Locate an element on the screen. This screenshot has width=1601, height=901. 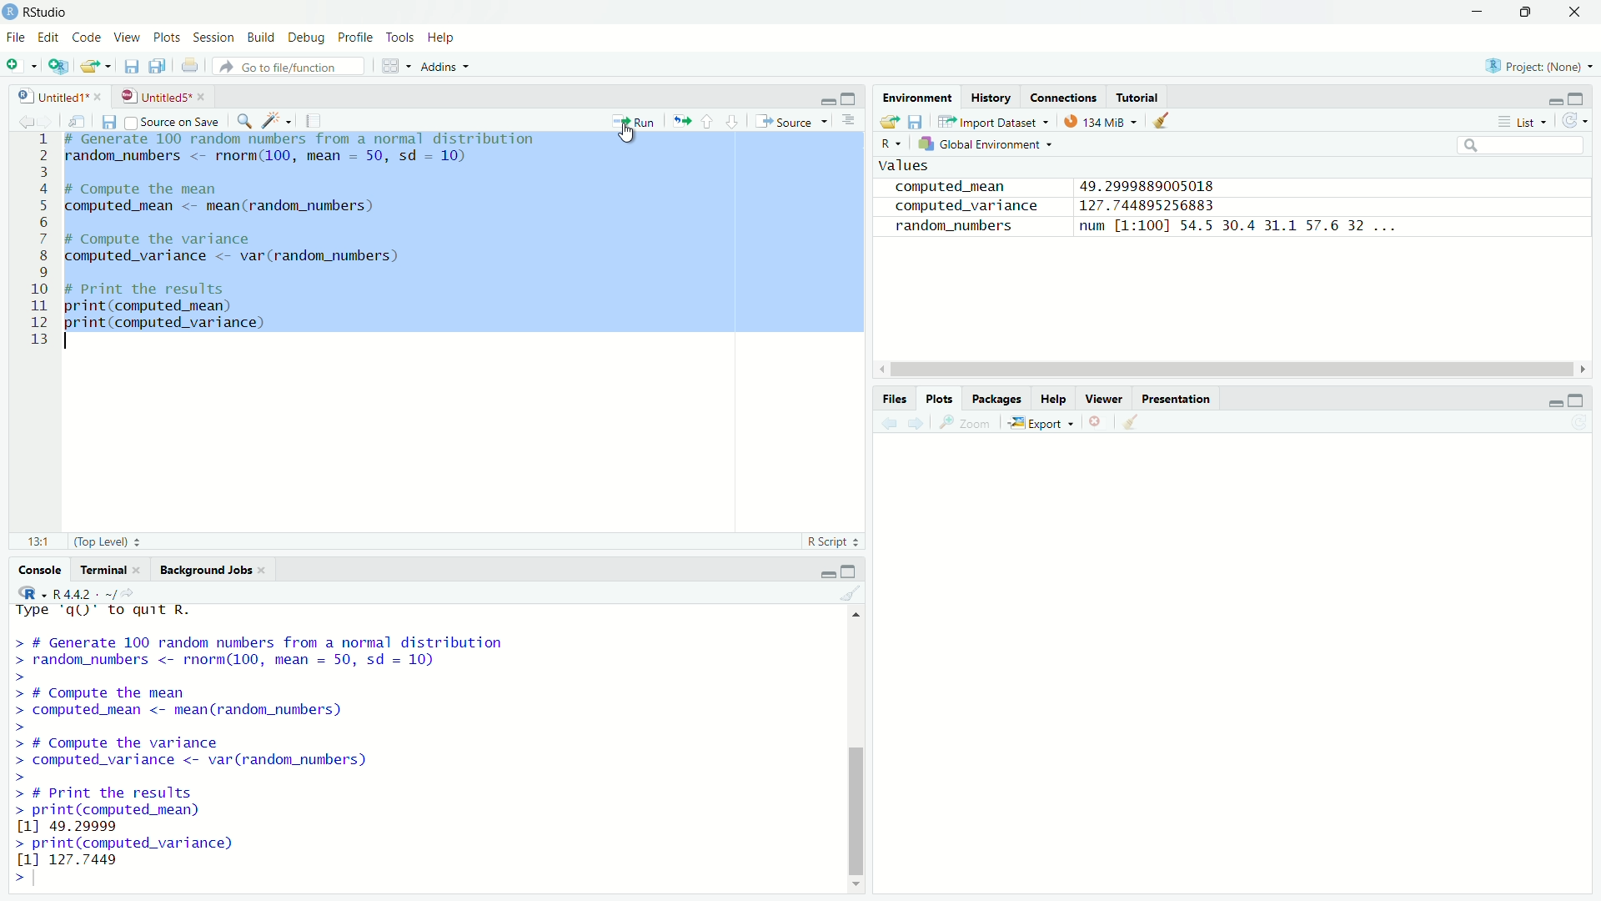
new file is located at coordinates (20, 63).